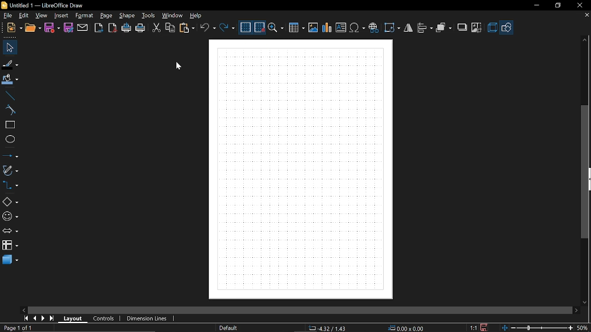 The height and width of the screenshot is (332, 591). What do you see at coordinates (584, 327) in the screenshot?
I see `zoom changes` at bounding box center [584, 327].